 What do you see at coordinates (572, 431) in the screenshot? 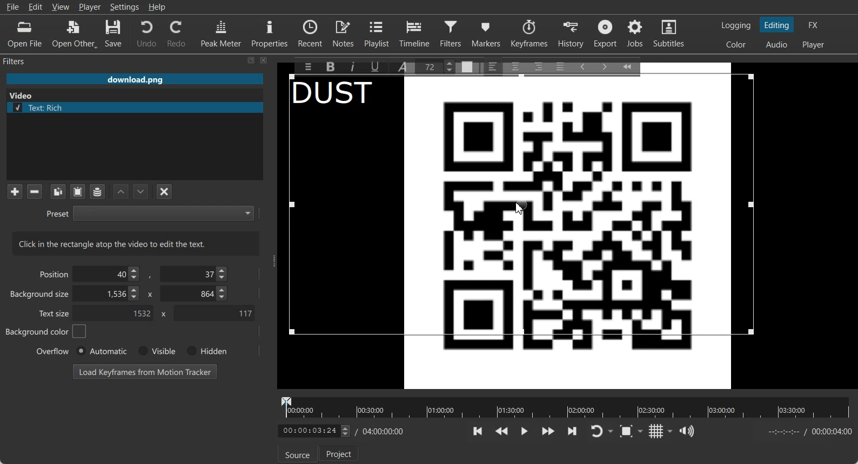
I see `Skip to the next point` at bounding box center [572, 431].